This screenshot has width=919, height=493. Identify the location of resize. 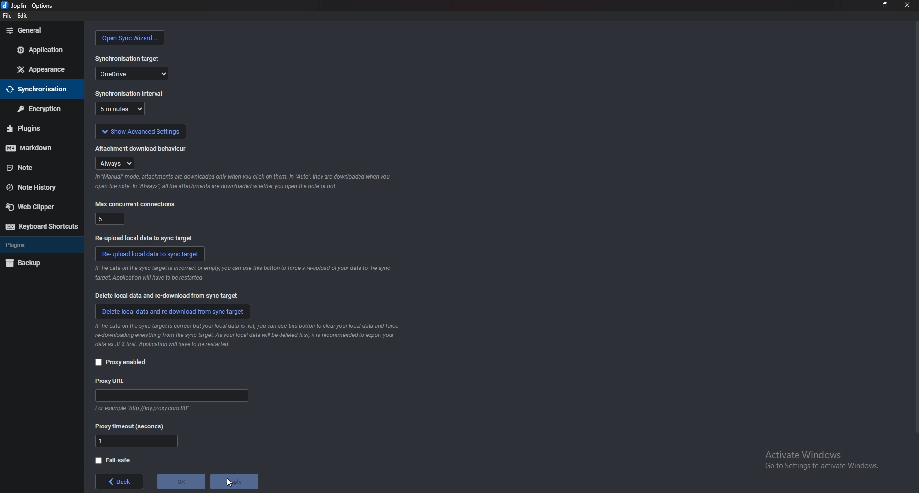
(886, 5).